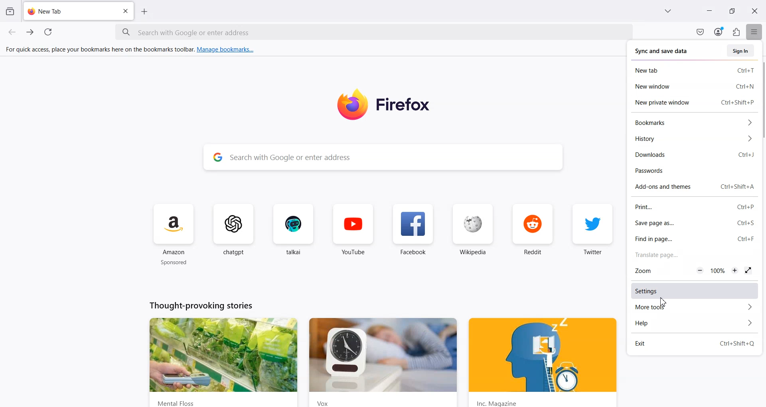 The width and height of the screenshot is (766, 407). I want to click on Find in page... Ctri+F, so click(695, 239).